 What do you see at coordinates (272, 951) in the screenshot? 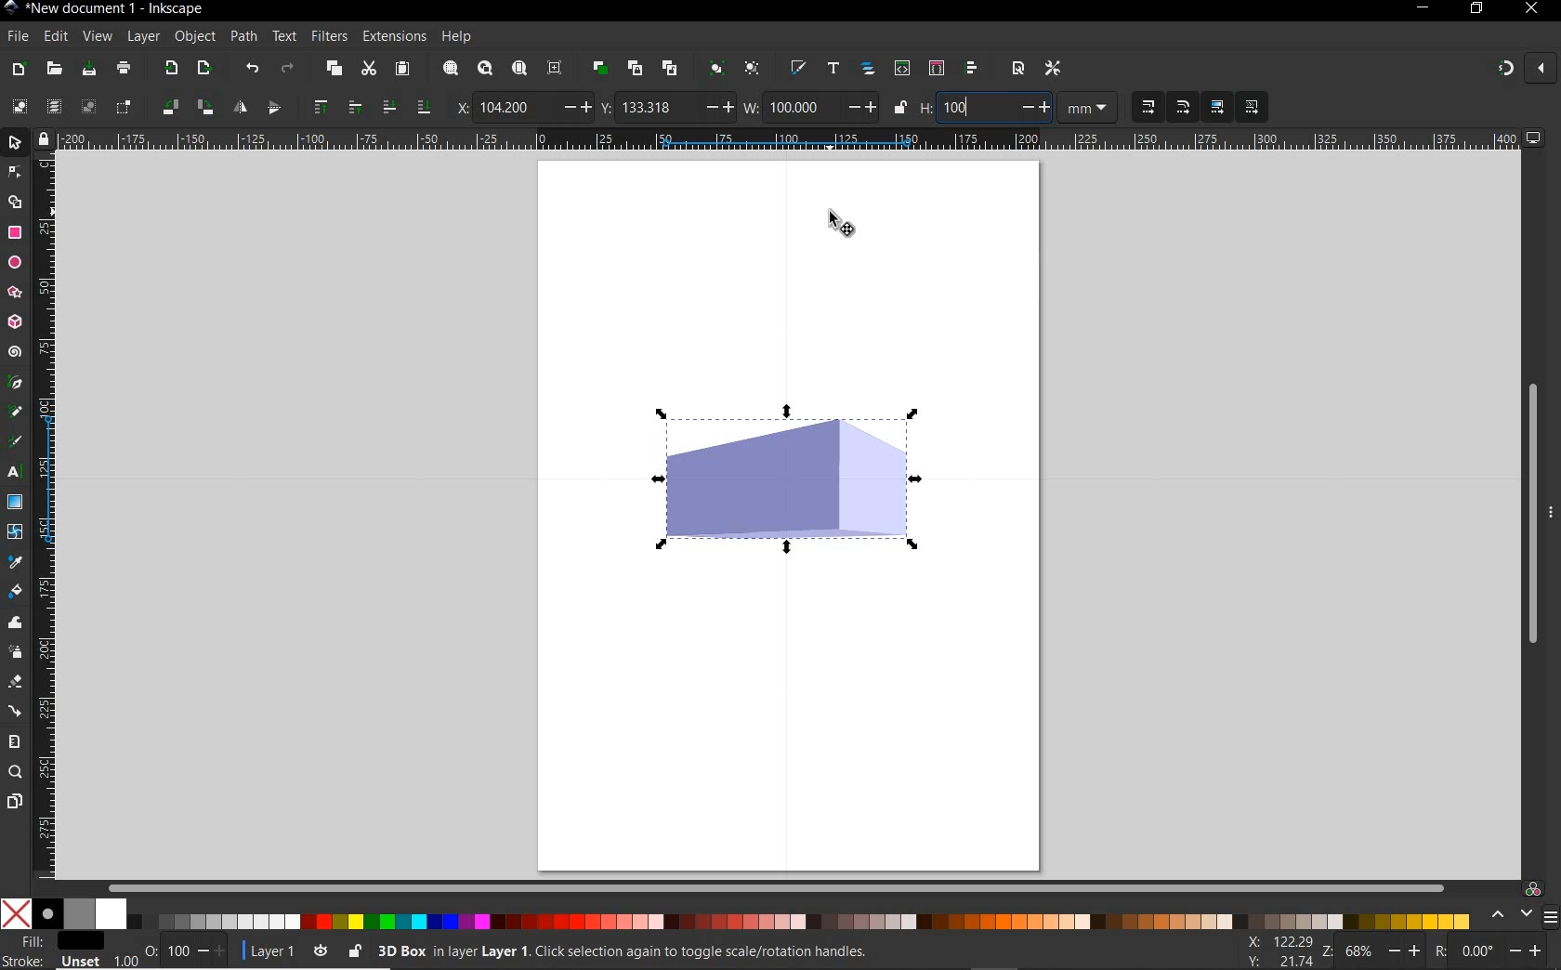
I see `current layer` at bounding box center [272, 951].